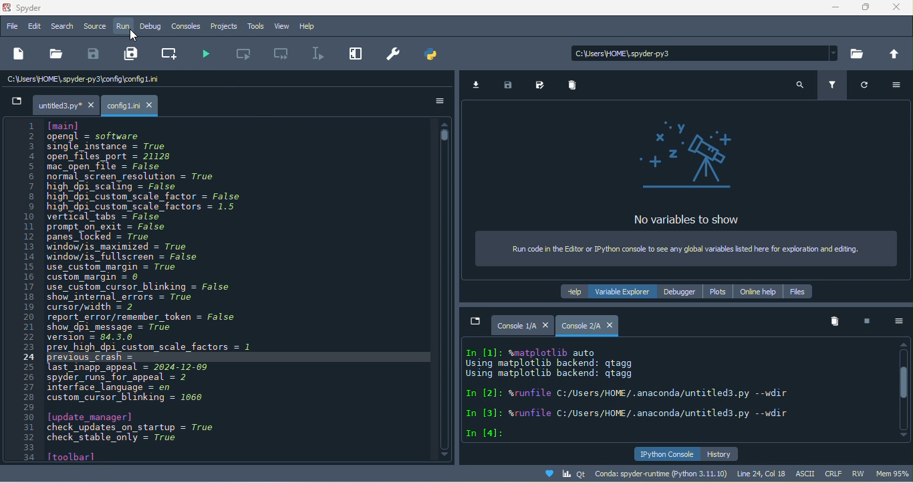 The image size is (913, 483). Describe the element at coordinates (865, 88) in the screenshot. I see `refresh` at that location.